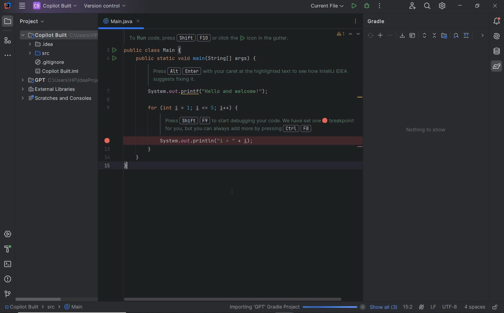  Describe the element at coordinates (496, 52) in the screenshot. I see `database` at that location.